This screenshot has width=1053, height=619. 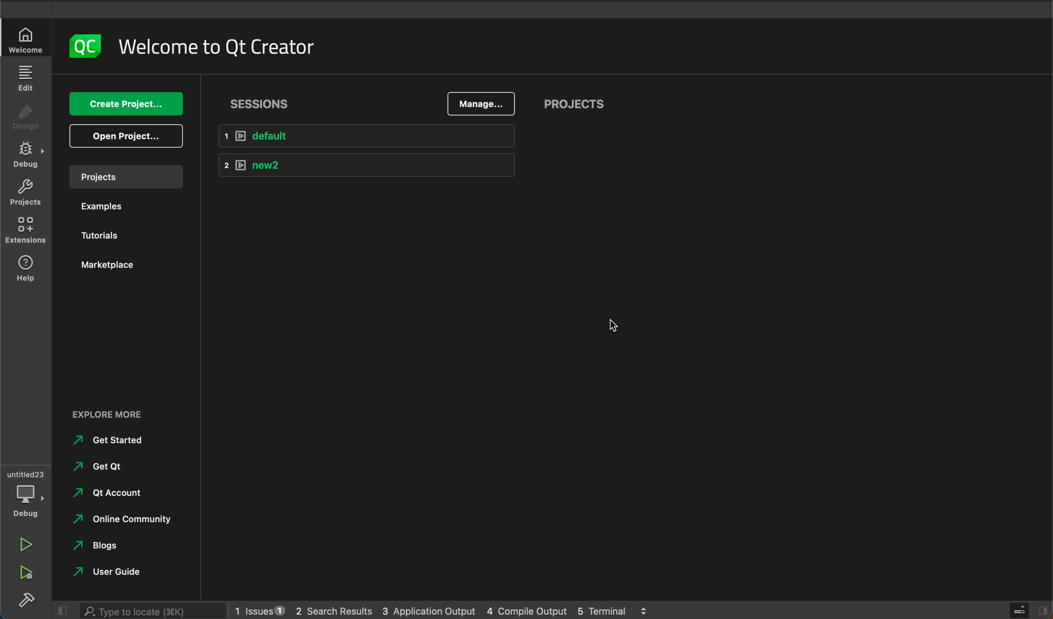 What do you see at coordinates (61, 611) in the screenshot?
I see `close slidebar` at bounding box center [61, 611].